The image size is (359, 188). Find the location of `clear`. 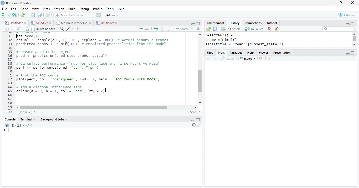

clear is located at coordinates (270, 58).